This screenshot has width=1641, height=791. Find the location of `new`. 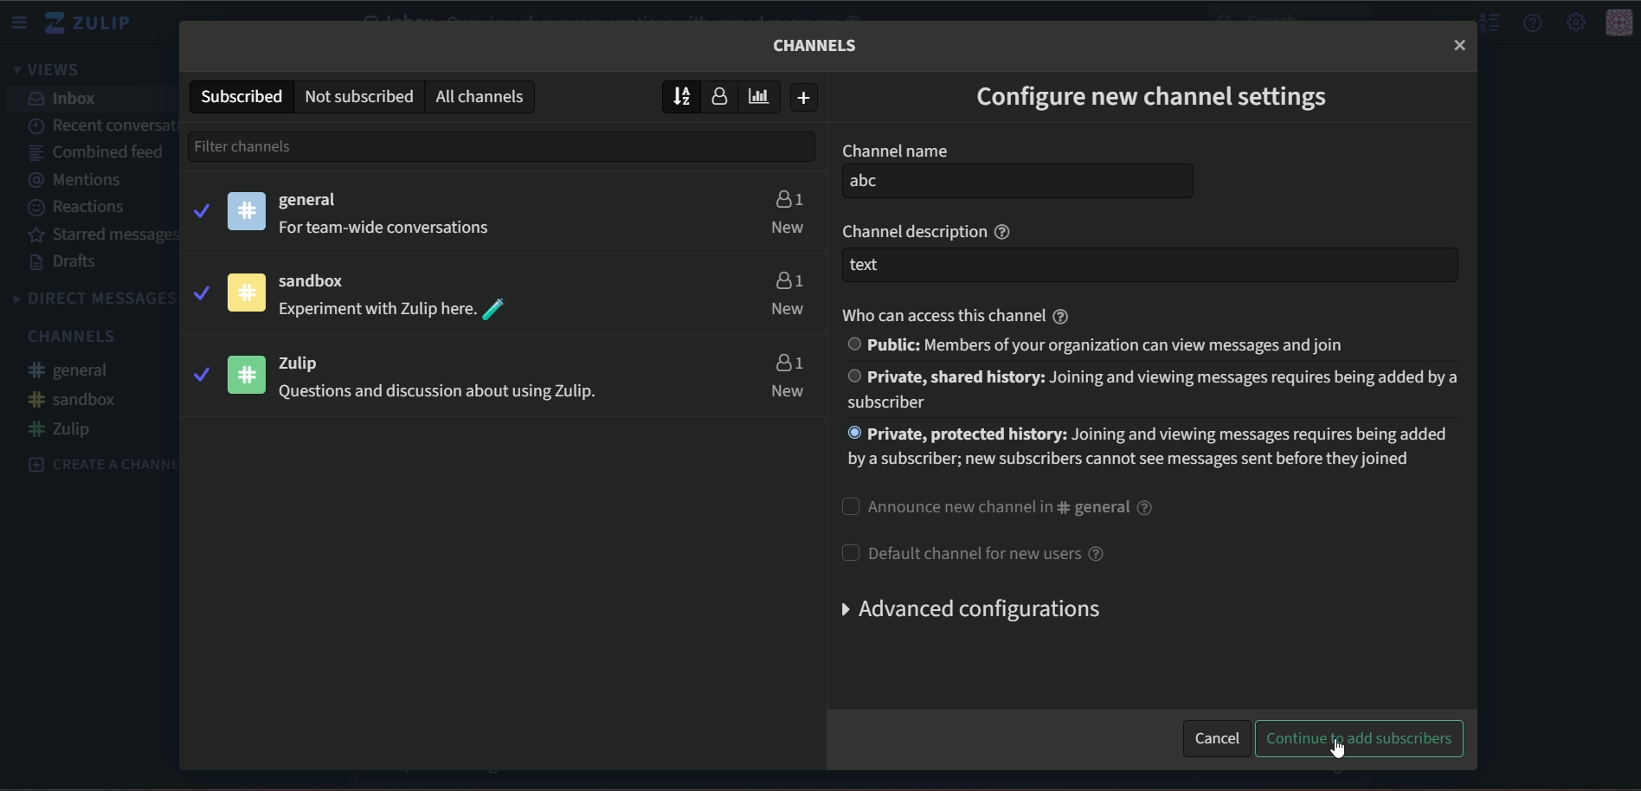

new is located at coordinates (788, 310).